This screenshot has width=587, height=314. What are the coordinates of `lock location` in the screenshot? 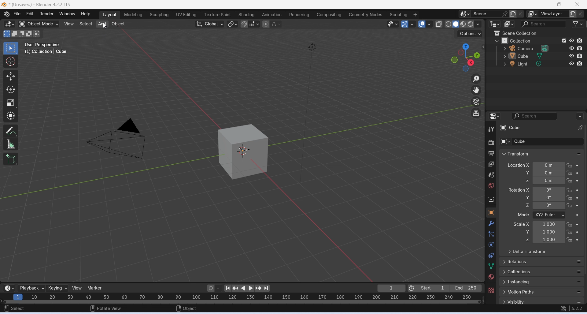 It's located at (570, 166).